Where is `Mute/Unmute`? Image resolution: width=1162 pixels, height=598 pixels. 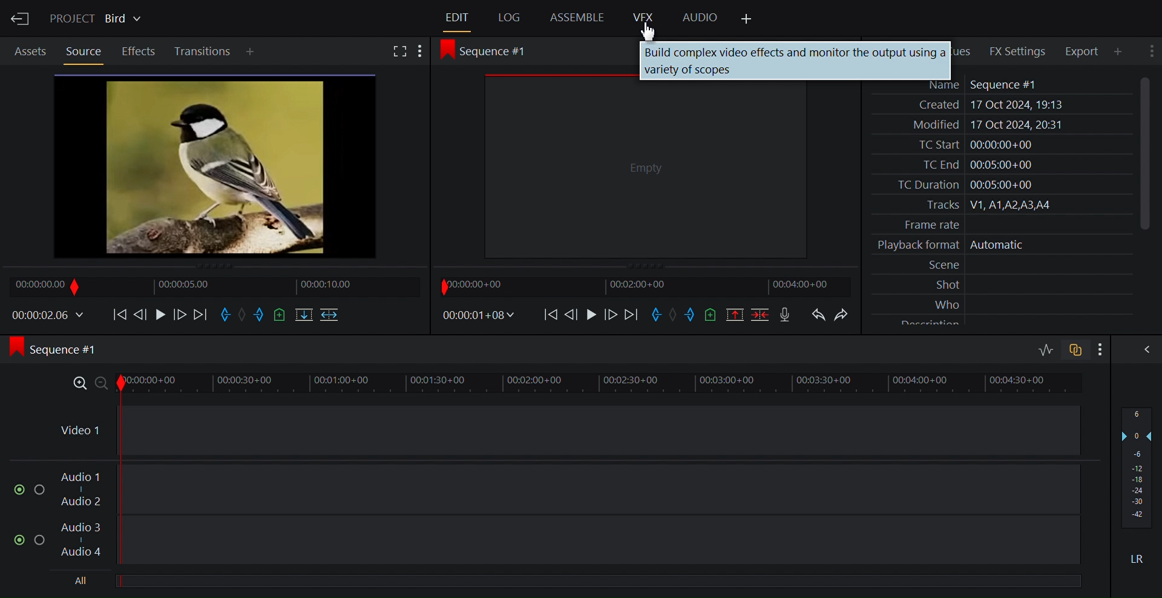 Mute/Unmute is located at coordinates (12, 488).